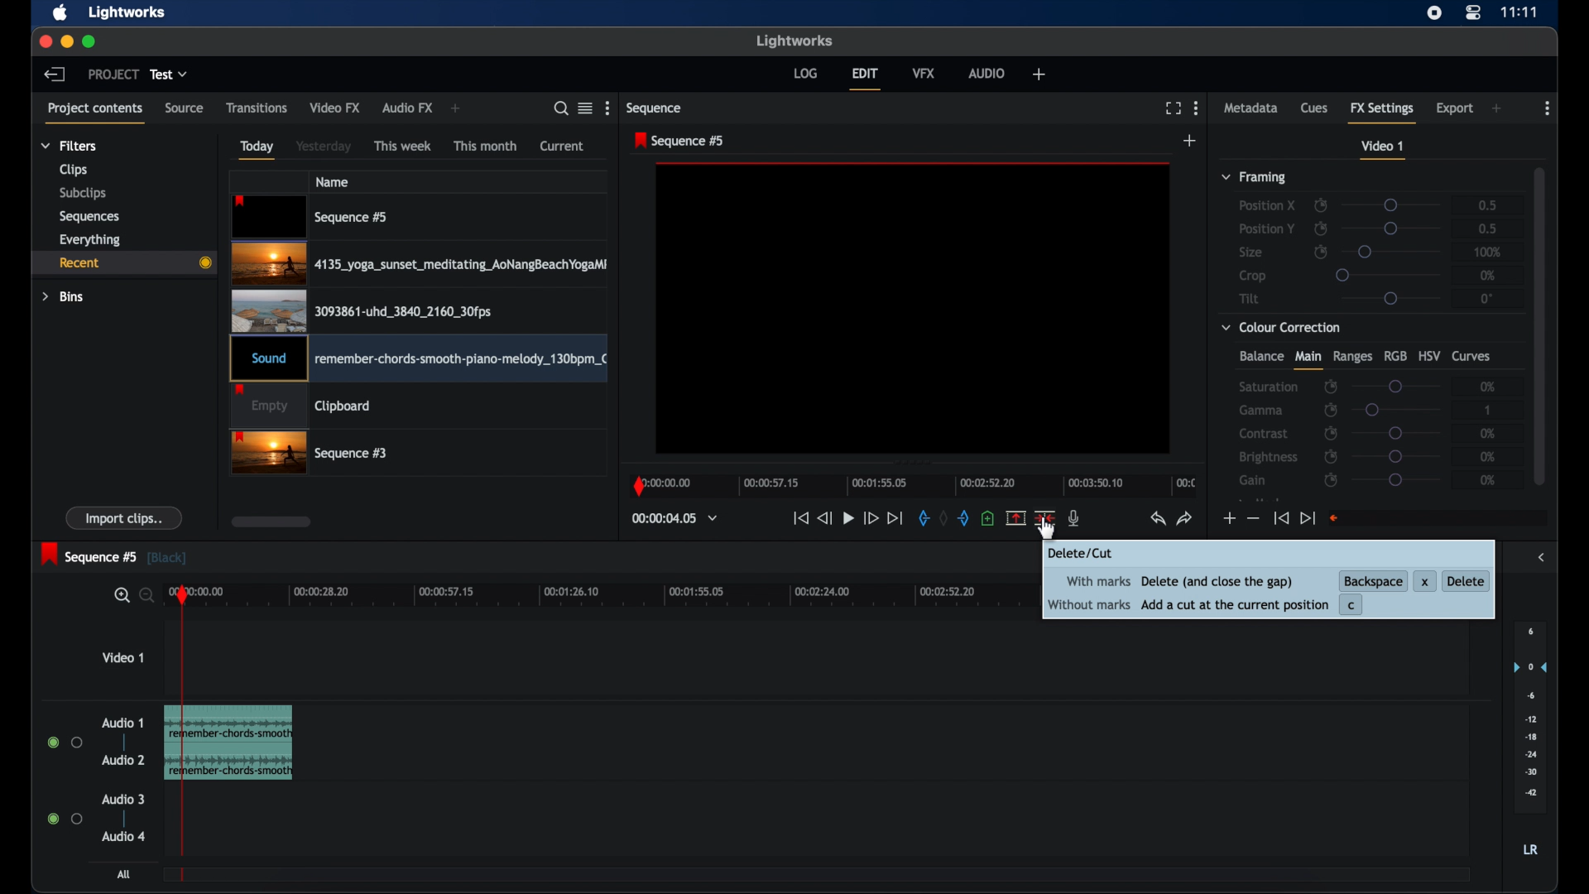  Describe the element at coordinates (362, 310) in the screenshot. I see `video clip` at that location.